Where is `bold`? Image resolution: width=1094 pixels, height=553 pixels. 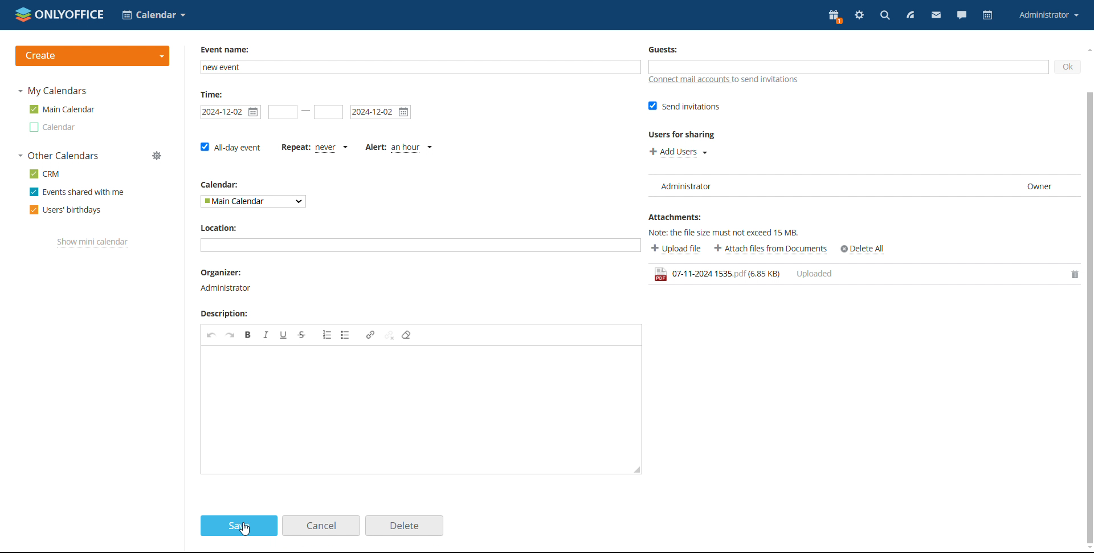
bold is located at coordinates (248, 333).